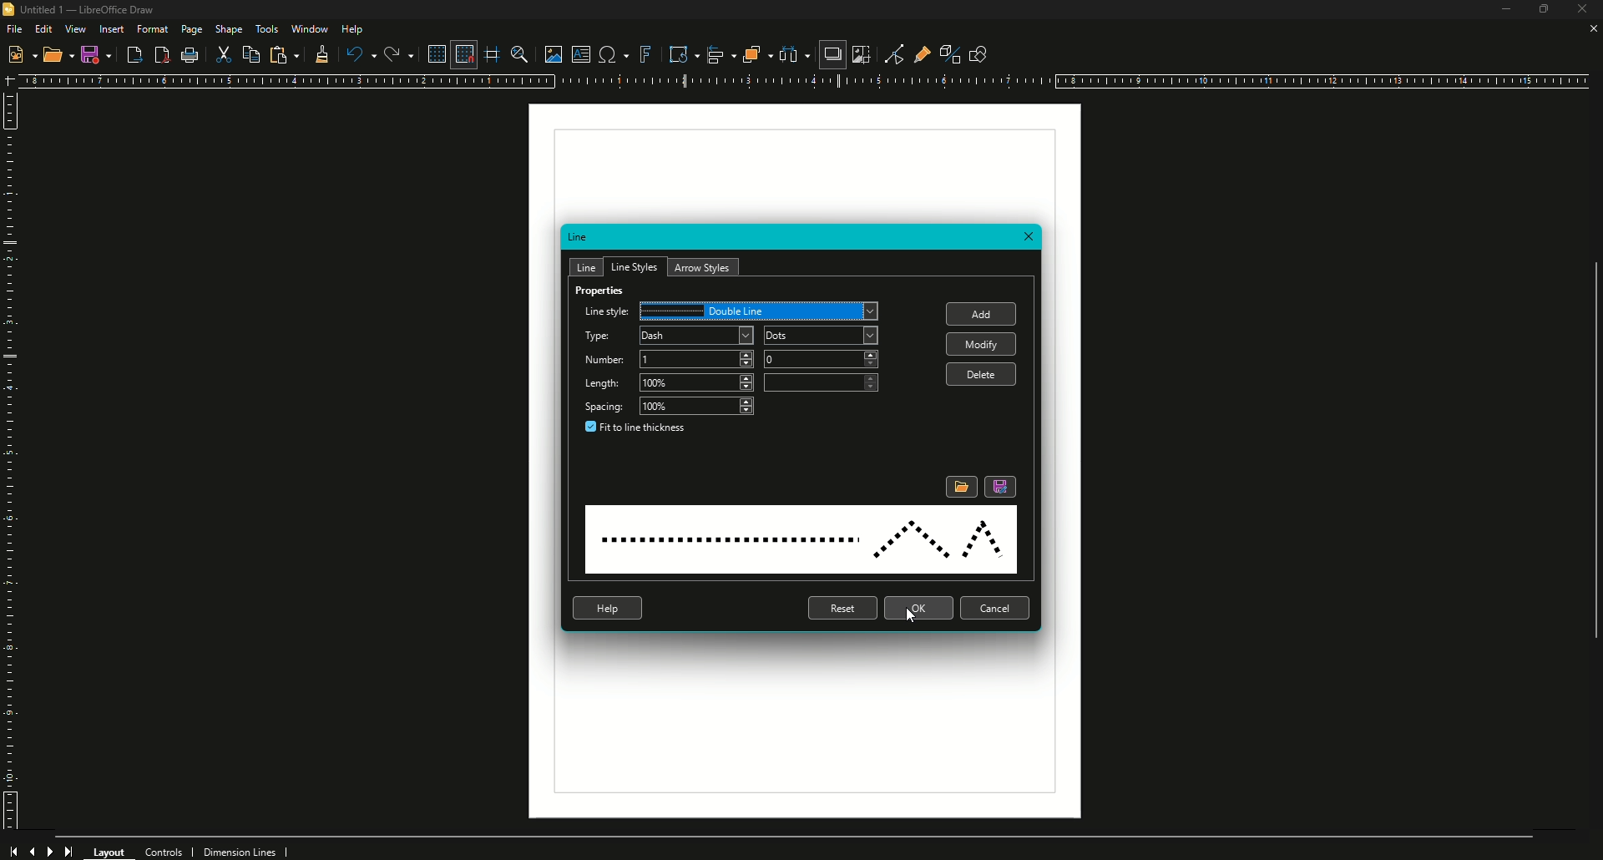 The height and width of the screenshot is (860, 1603). What do you see at coordinates (913, 620) in the screenshot?
I see `Cursor` at bounding box center [913, 620].